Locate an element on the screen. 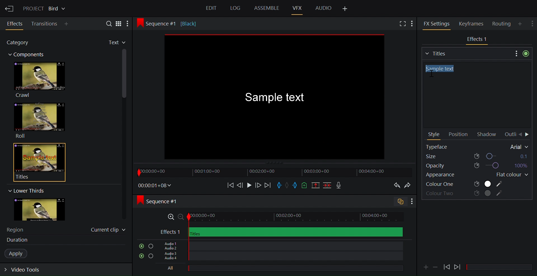 Image resolution: width=537 pixels, height=276 pixels. Roll is located at coordinates (39, 120).